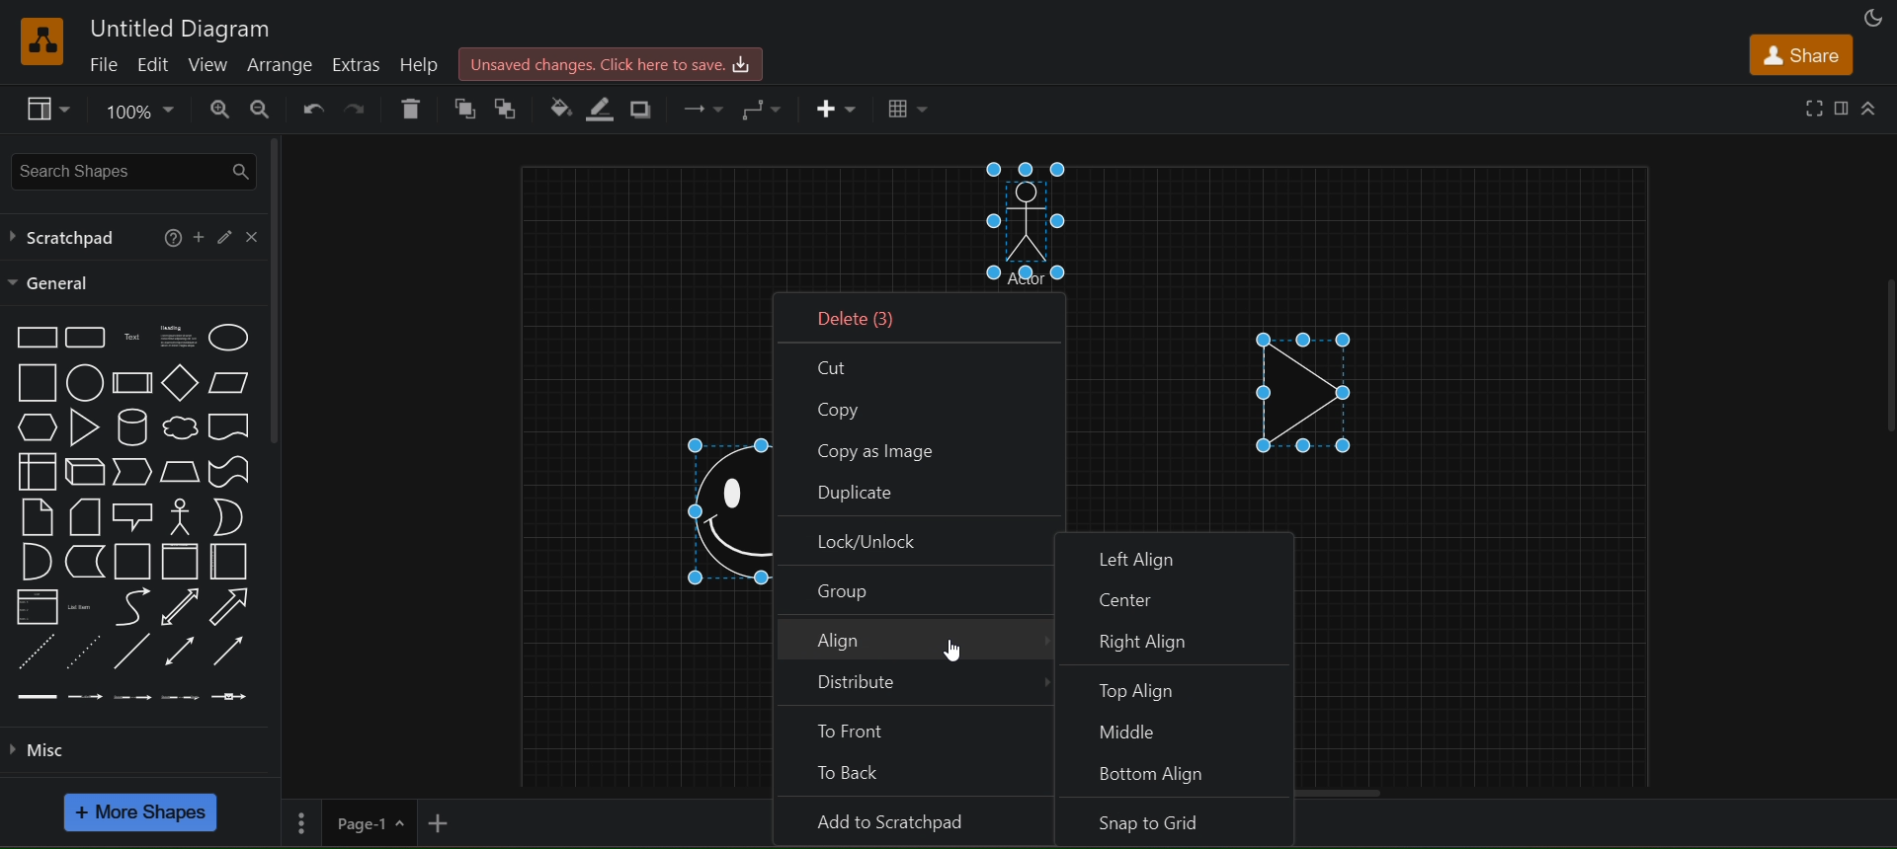 This screenshot has height=849, width=1897. I want to click on callout, so click(132, 515).